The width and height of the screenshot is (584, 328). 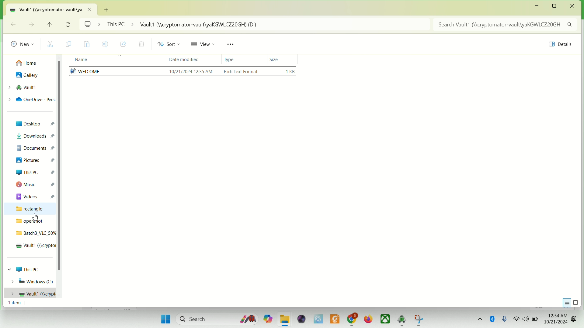 I want to click on start, so click(x=165, y=318).